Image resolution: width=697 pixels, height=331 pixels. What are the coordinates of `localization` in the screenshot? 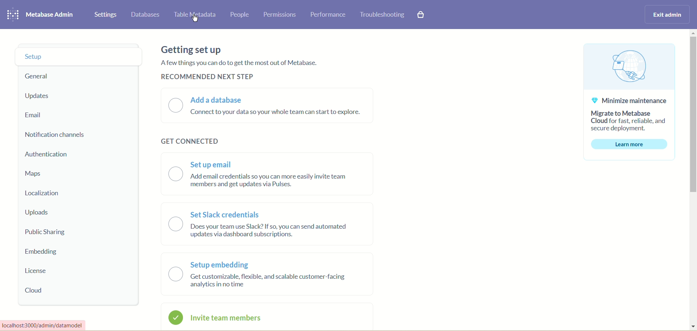 It's located at (44, 194).